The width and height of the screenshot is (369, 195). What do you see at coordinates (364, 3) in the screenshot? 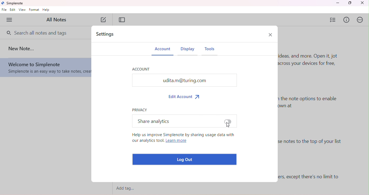
I see `close` at bounding box center [364, 3].